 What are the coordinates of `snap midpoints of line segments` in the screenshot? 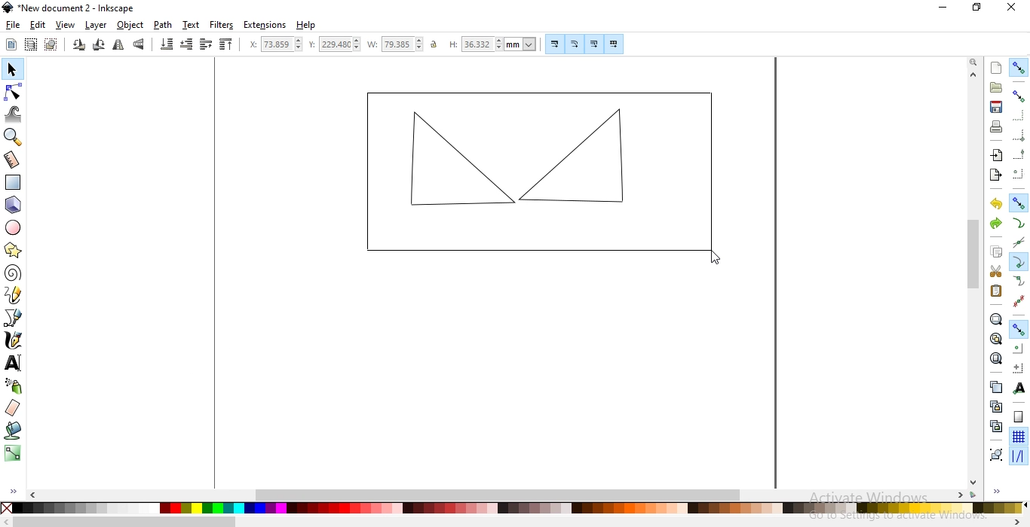 It's located at (1018, 299).